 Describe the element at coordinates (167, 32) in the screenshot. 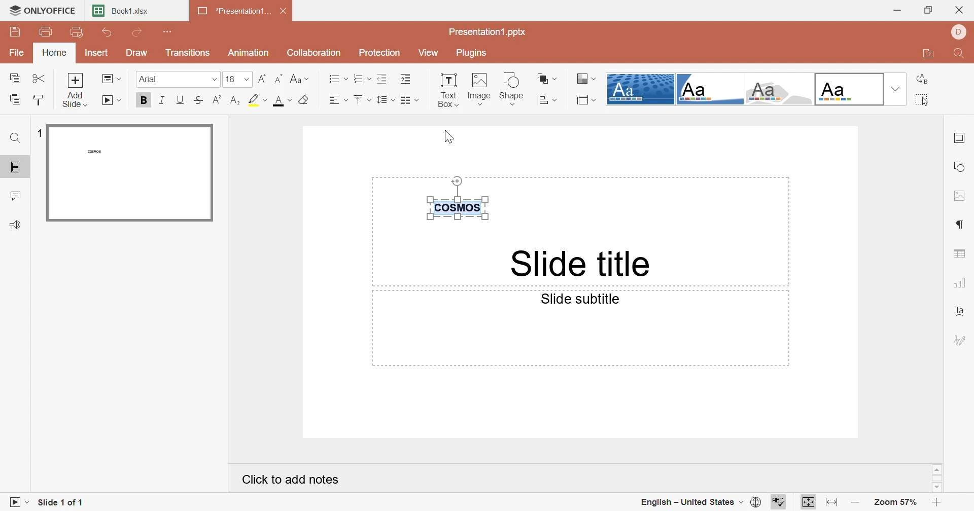

I see `Customize Quick Access Toolbar` at that location.